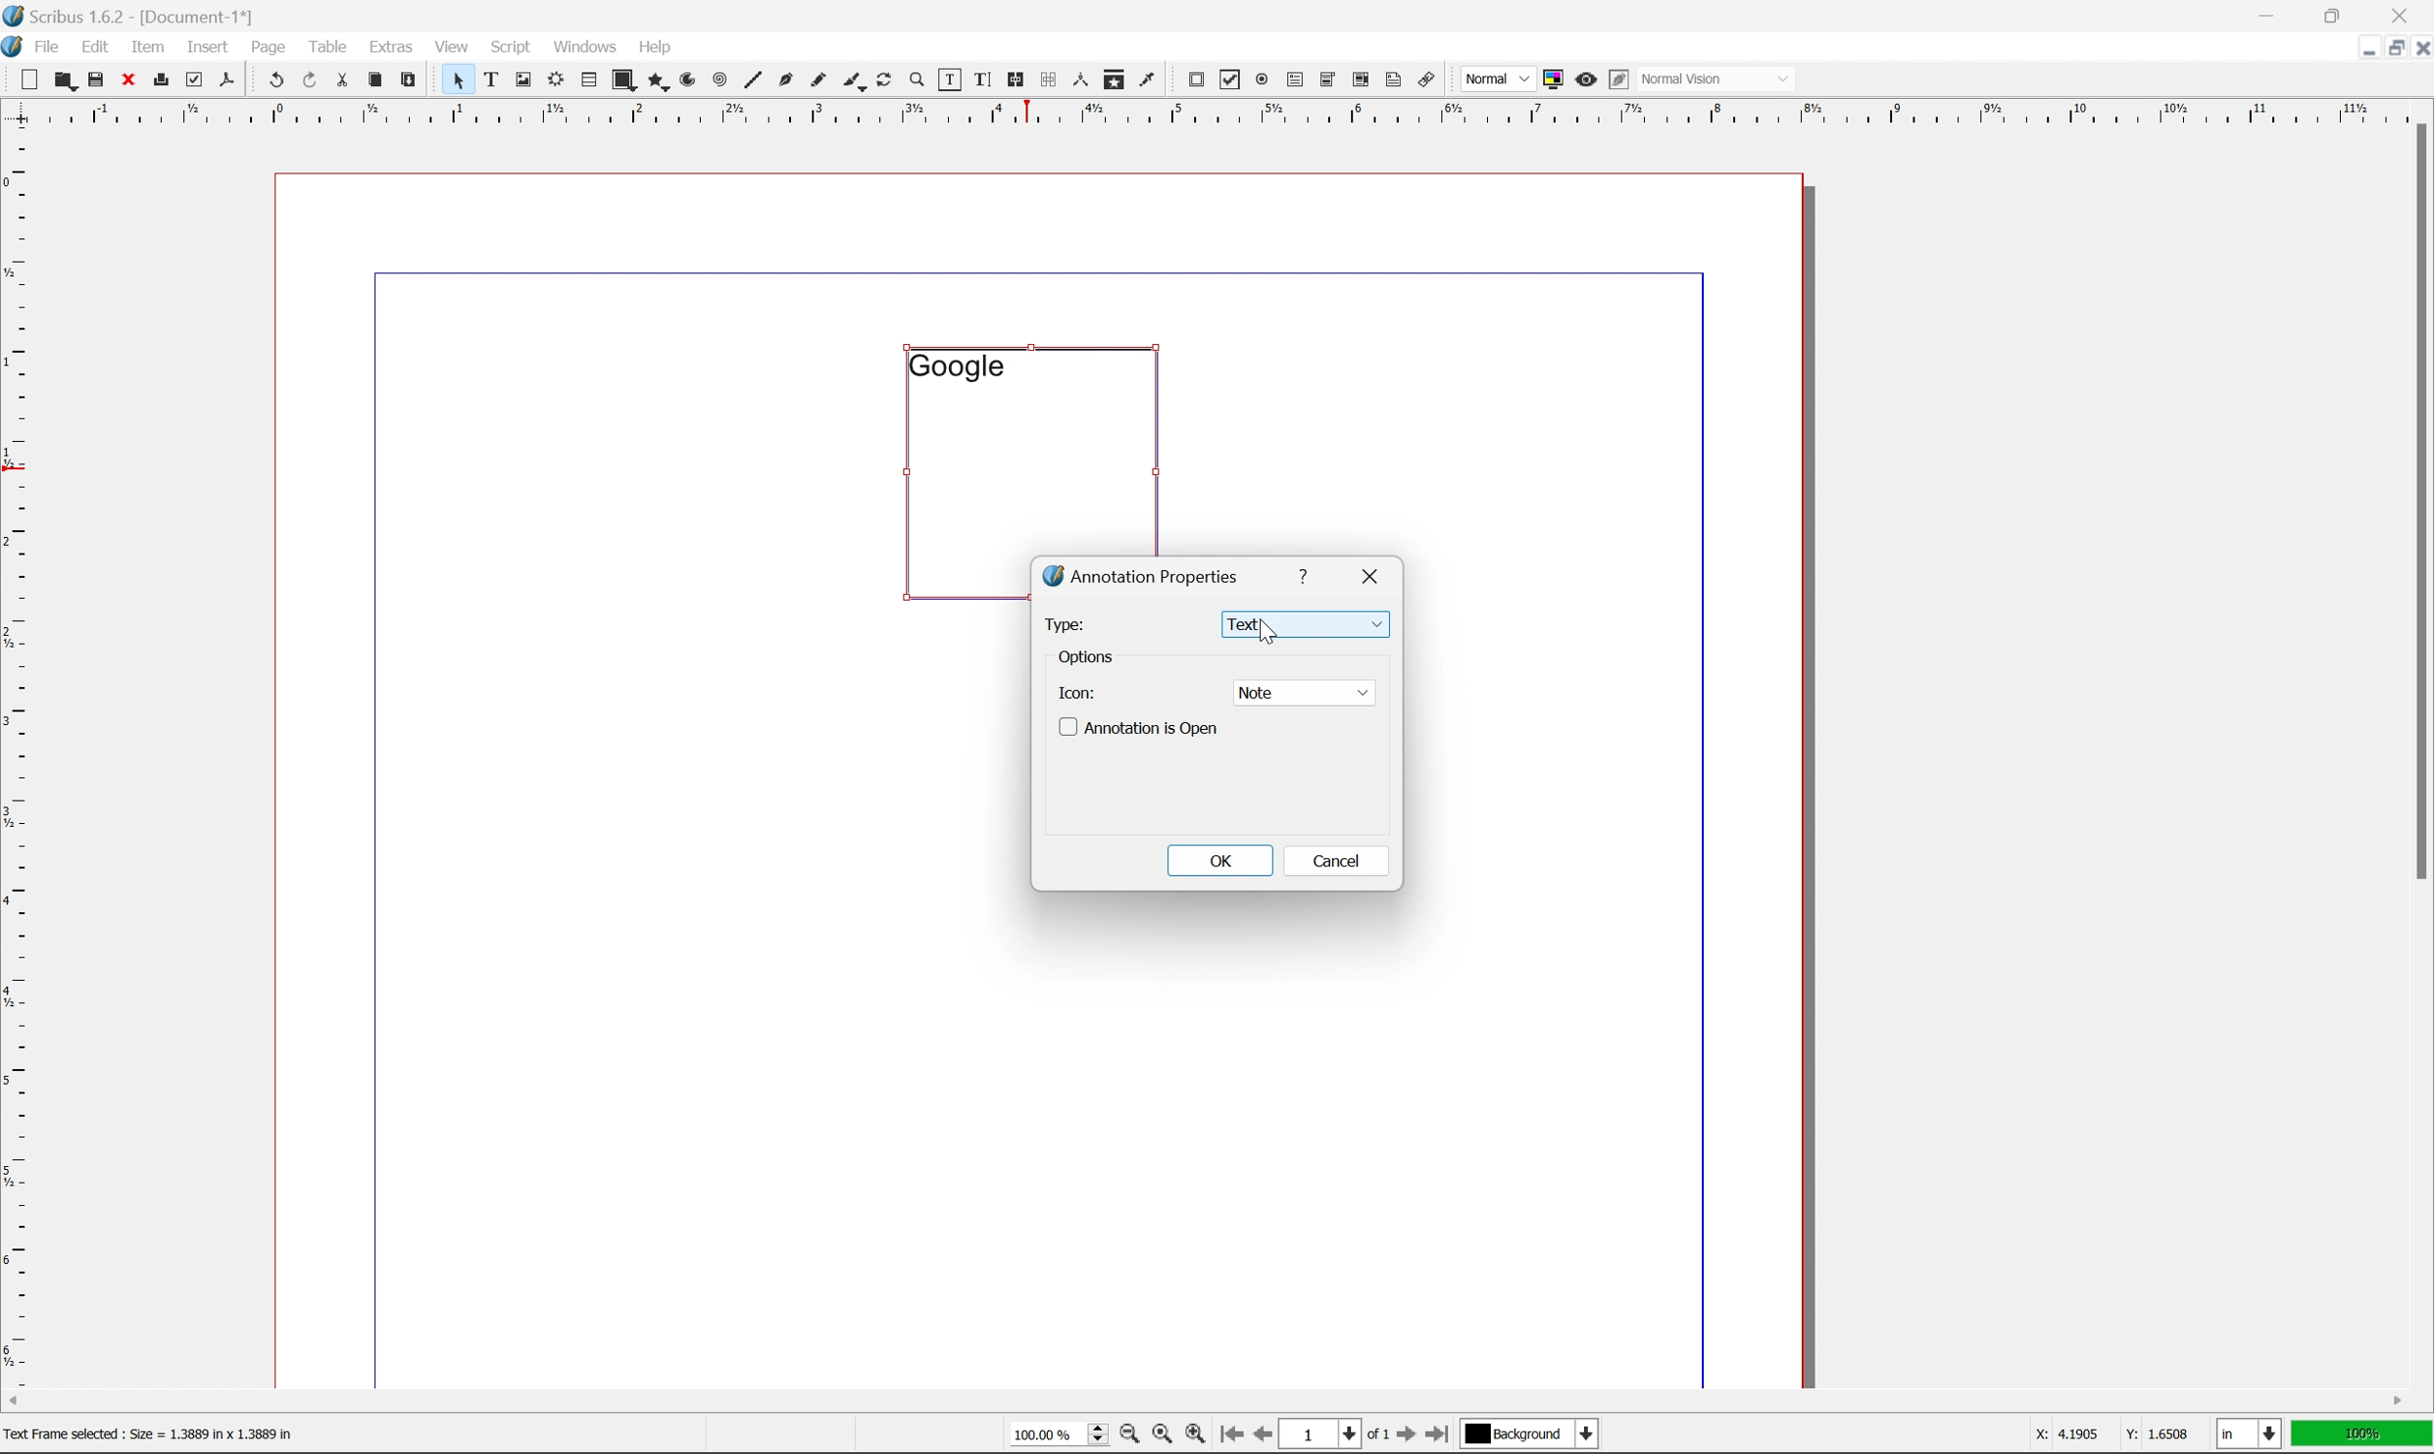 The height and width of the screenshot is (1454, 2434). I want to click on scroll bar, so click(2417, 500).